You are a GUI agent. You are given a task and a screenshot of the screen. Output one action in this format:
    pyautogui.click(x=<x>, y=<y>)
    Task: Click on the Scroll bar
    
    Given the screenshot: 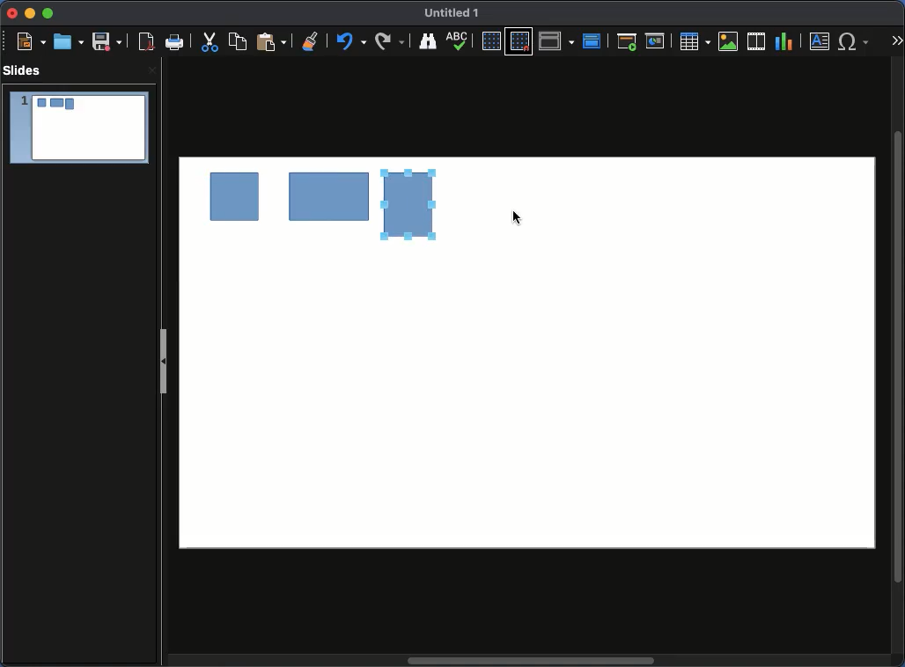 What is the action you would take?
    pyautogui.click(x=534, y=660)
    